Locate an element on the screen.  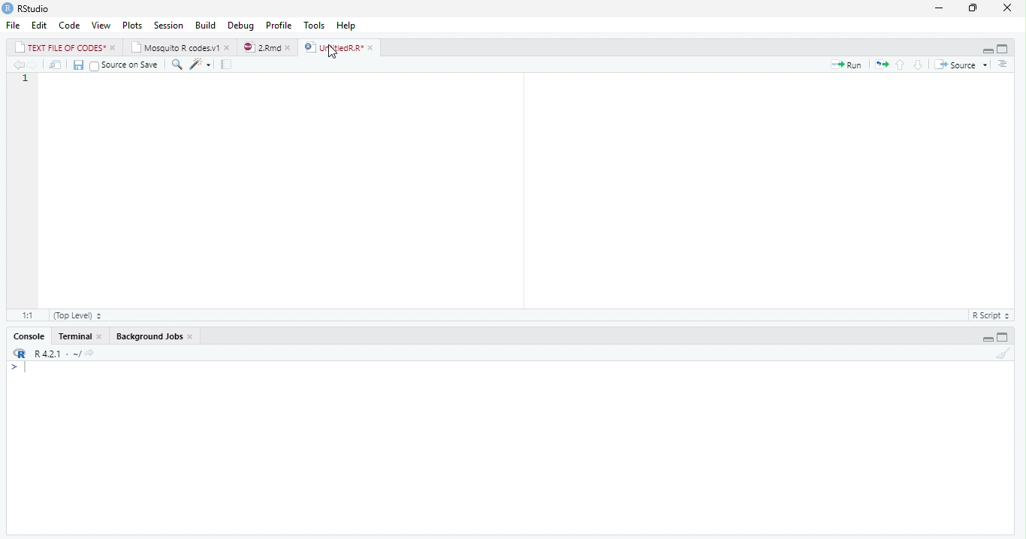
Previous section is located at coordinates (1004, 65).